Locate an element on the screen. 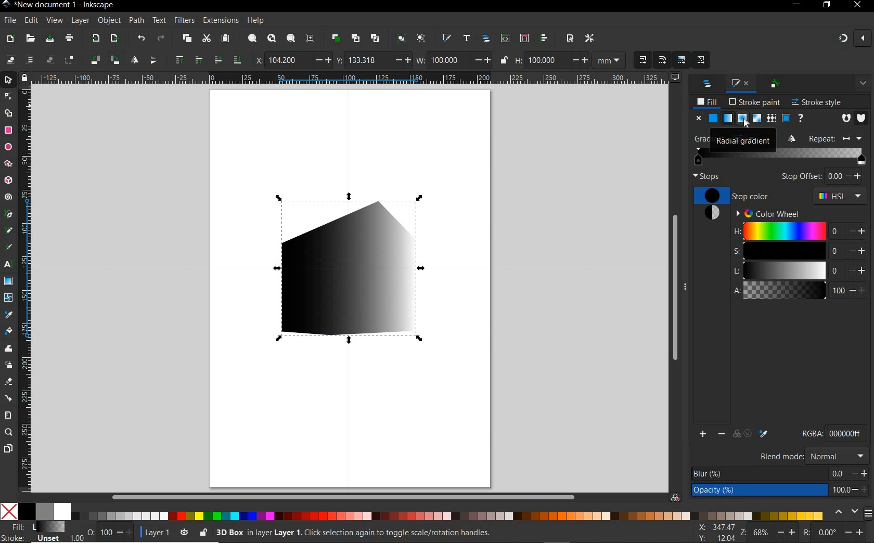 The width and height of the screenshot is (874, 543). UNLINK CODE is located at coordinates (376, 39).